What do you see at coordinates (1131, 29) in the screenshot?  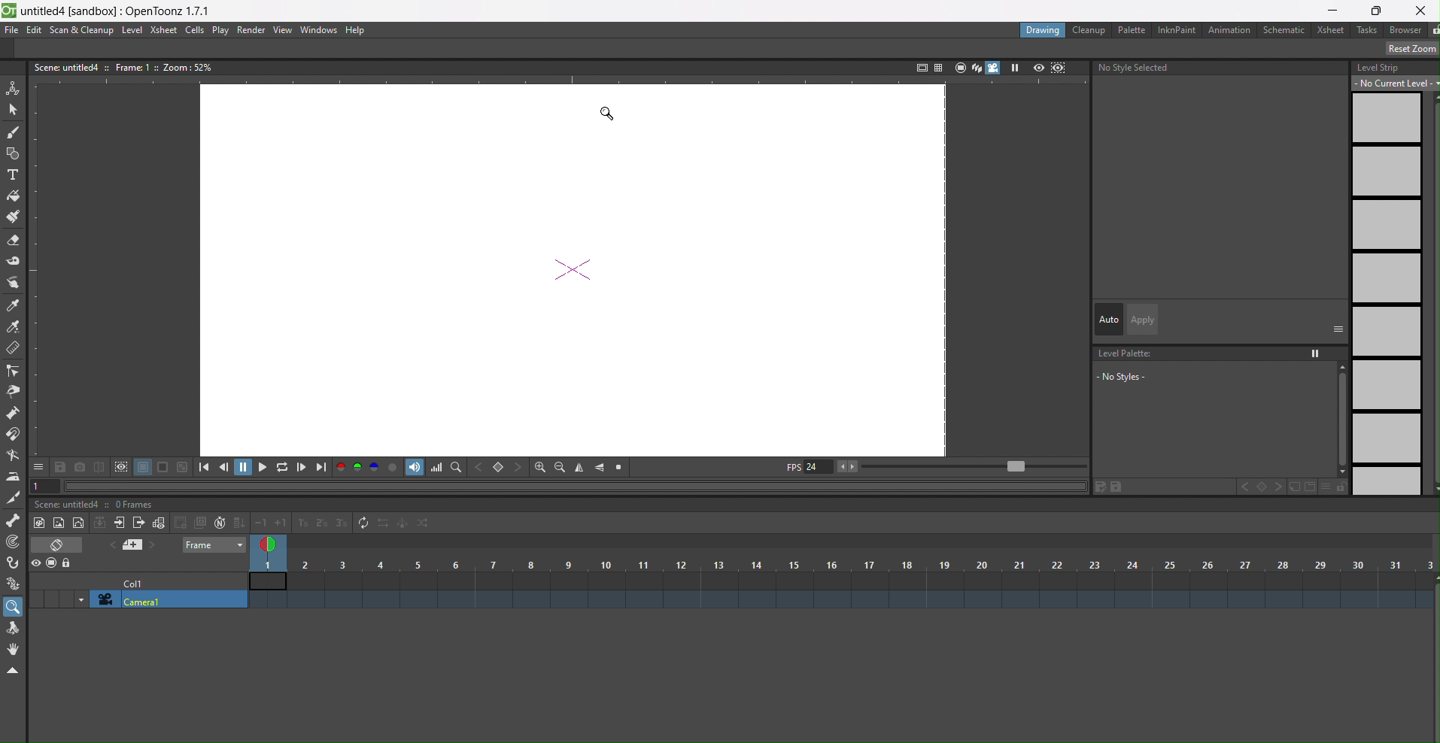 I see `palette` at bounding box center [1131, 29].